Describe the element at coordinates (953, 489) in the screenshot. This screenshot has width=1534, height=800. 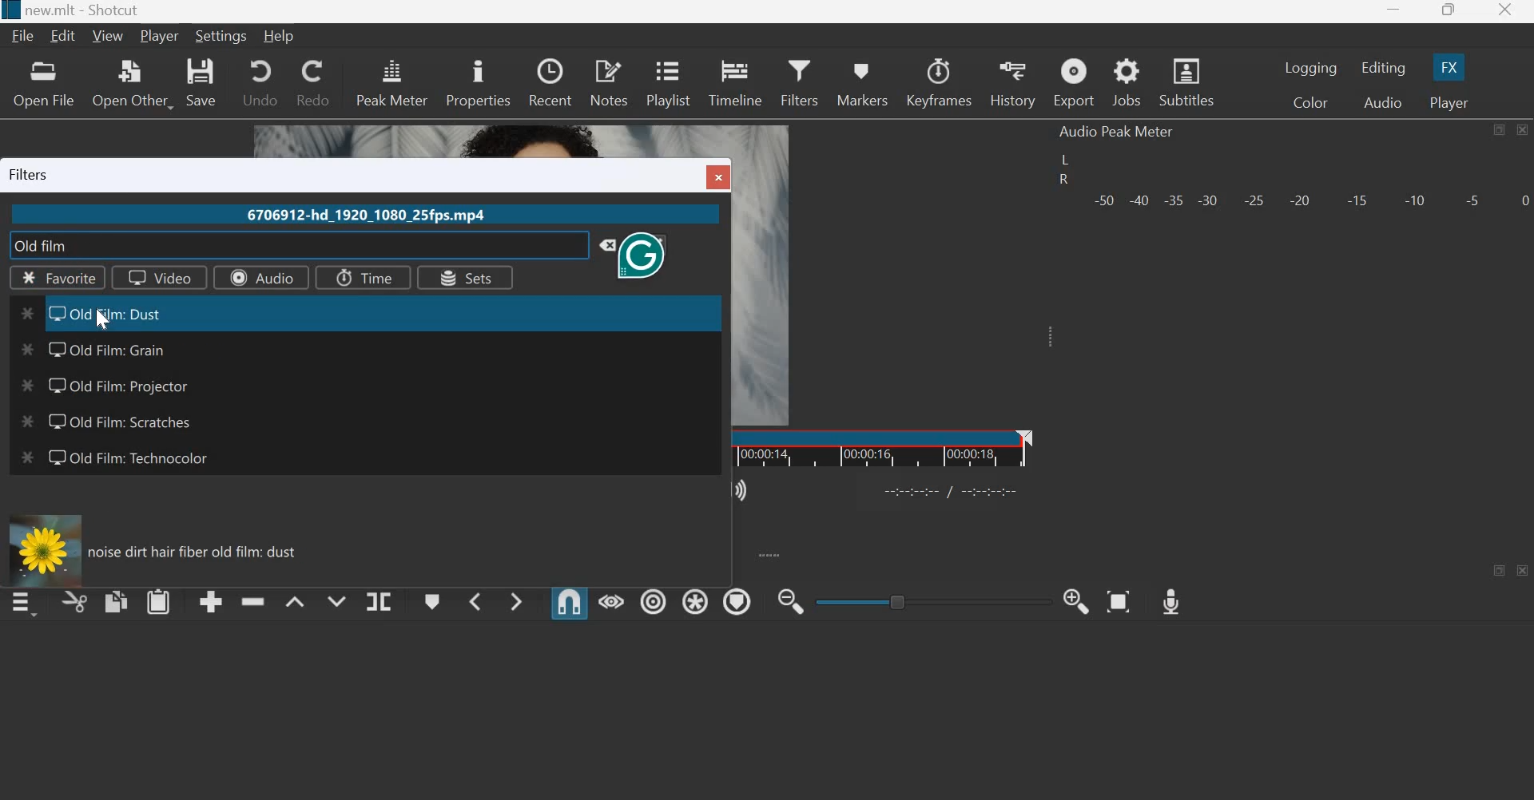
I see `` at that location.